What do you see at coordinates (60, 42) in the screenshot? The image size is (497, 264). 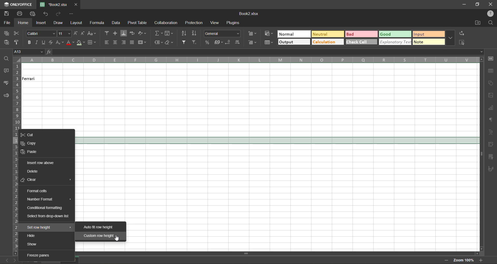 I see `sub/superscript` at bounding box center [60, 42].